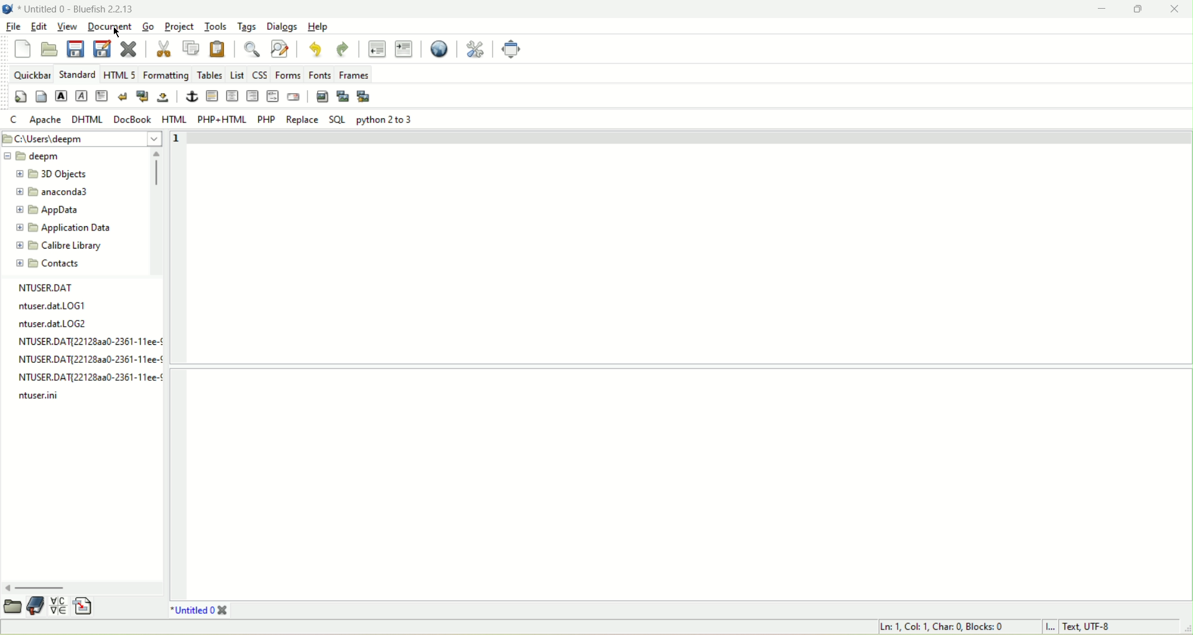  I want to click on emphasis, so click(81, 96).